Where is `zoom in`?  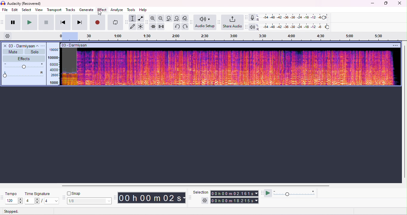 zoom in is located at coordinates (153, 18).